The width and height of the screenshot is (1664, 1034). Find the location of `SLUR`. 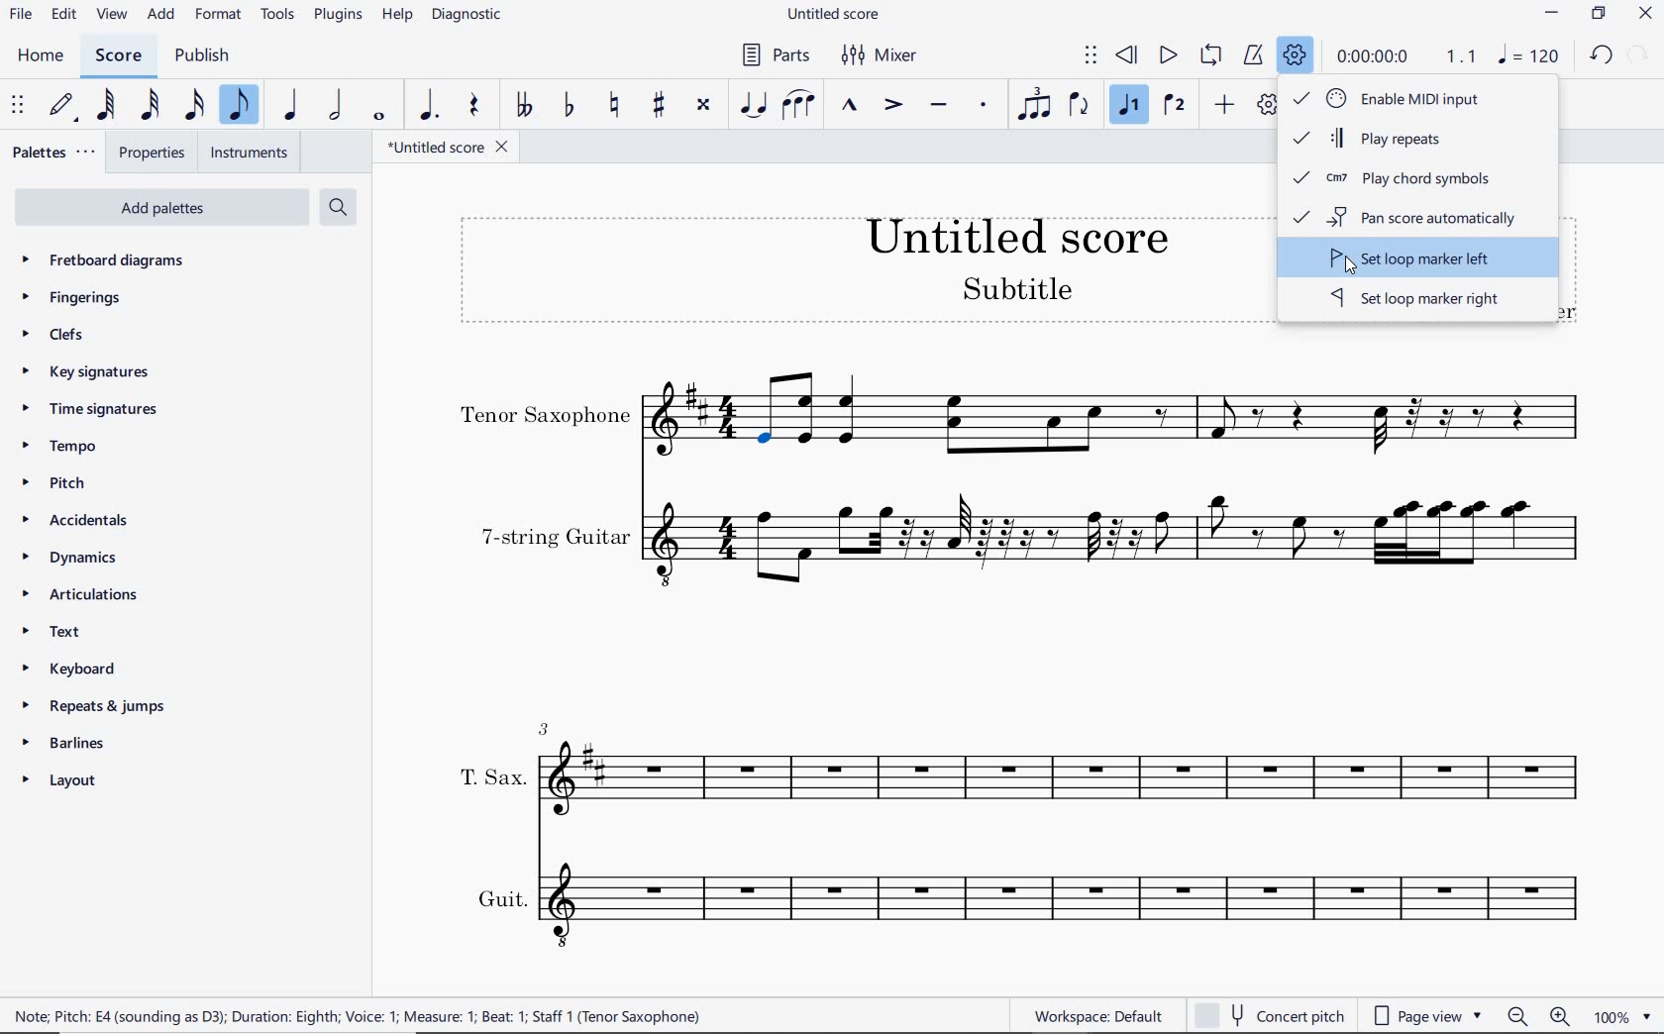

SLUR is located at coordinates (797, 106).